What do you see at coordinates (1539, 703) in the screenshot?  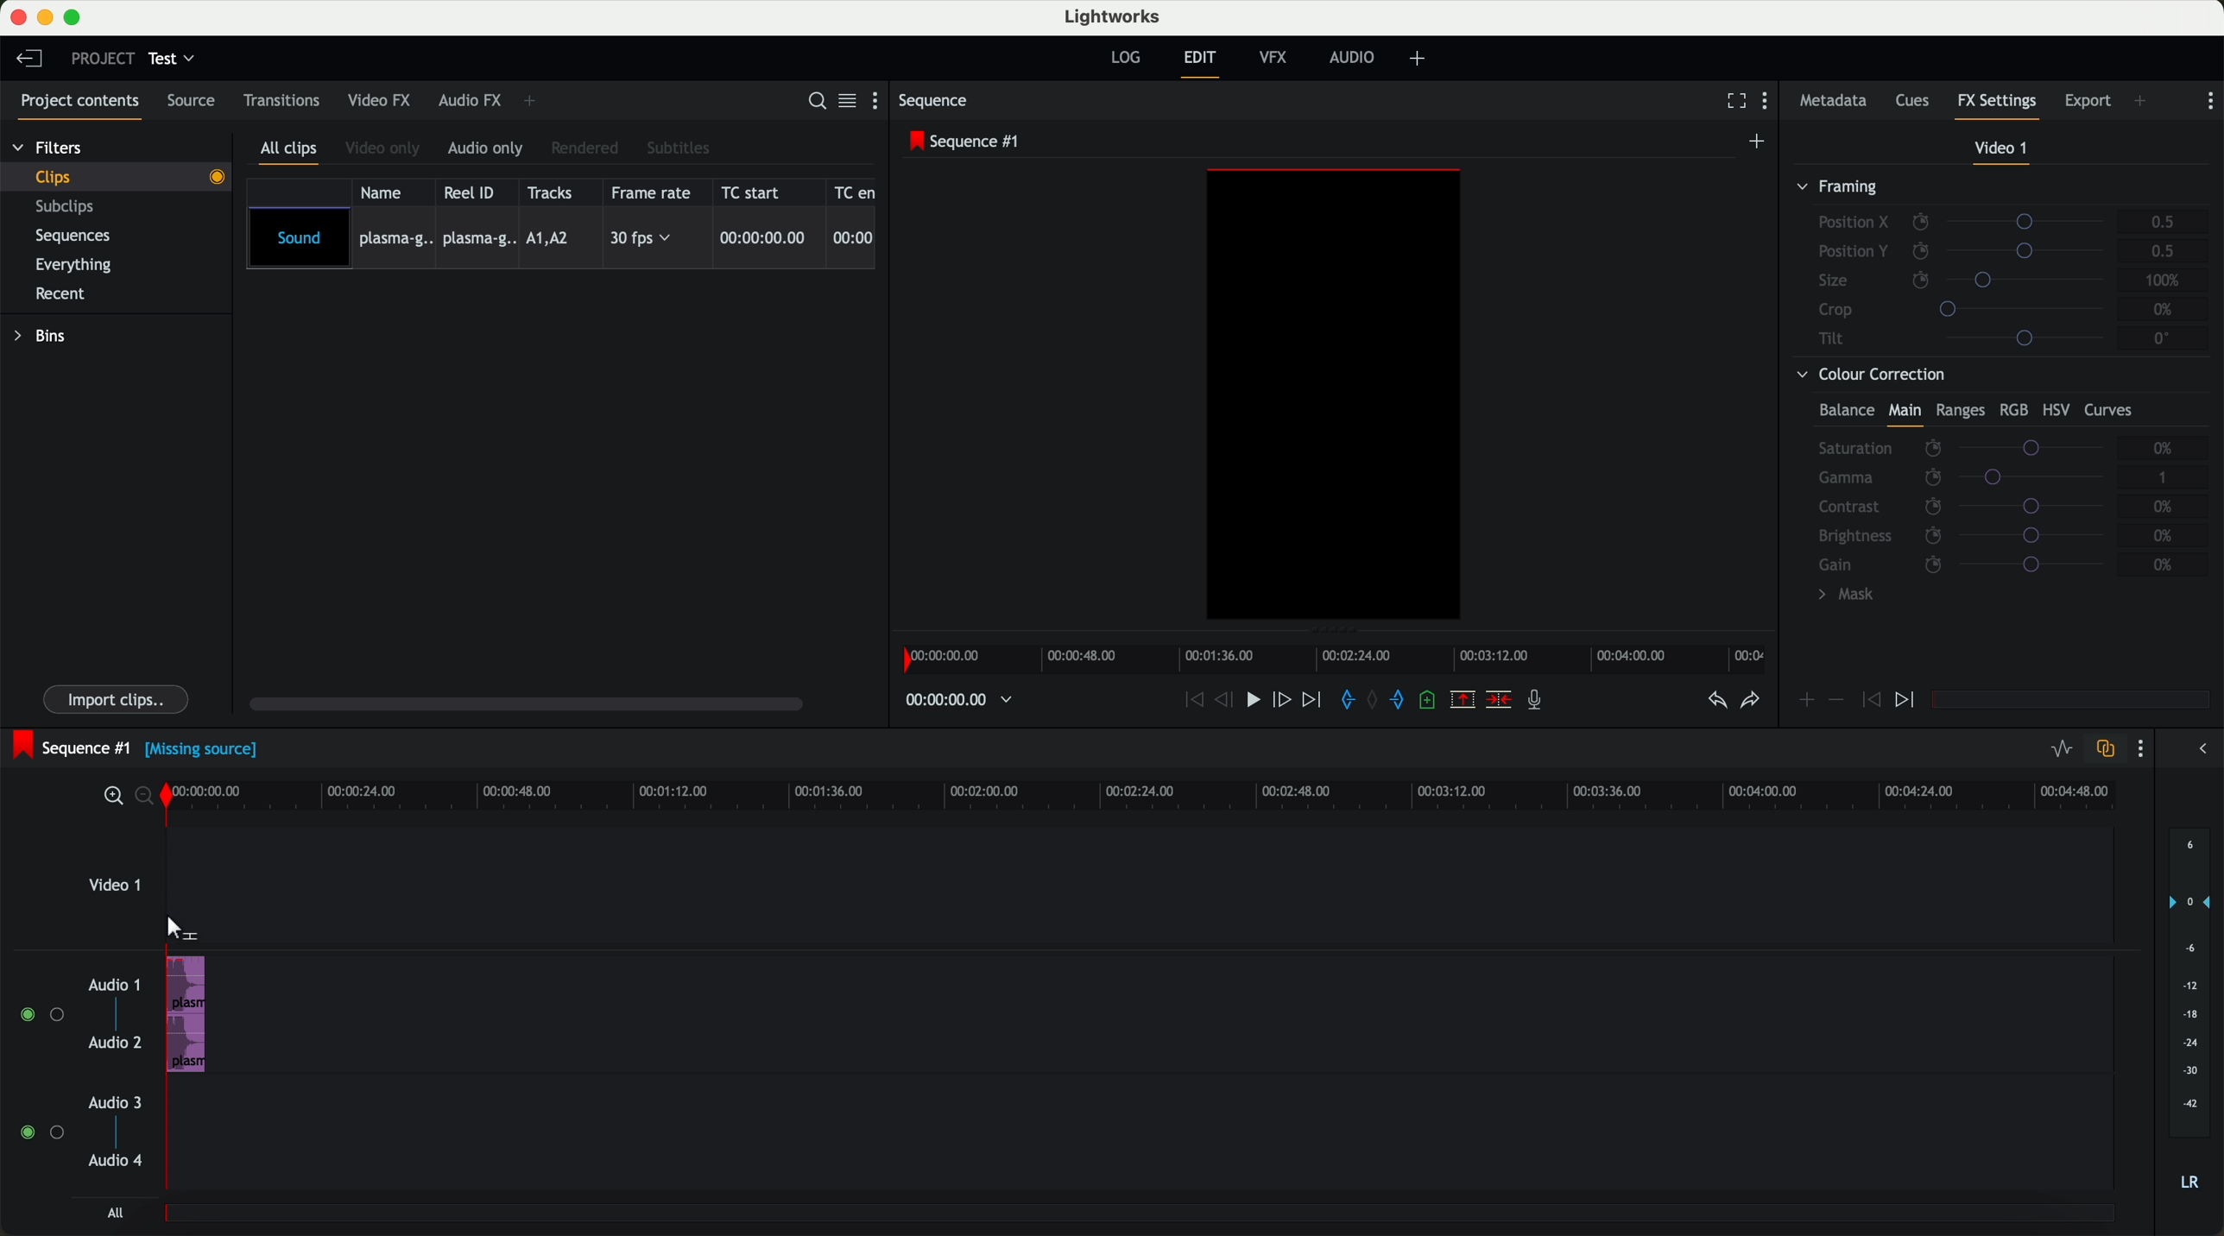 I see `record a voice over` at bounding box center [1539, 703].